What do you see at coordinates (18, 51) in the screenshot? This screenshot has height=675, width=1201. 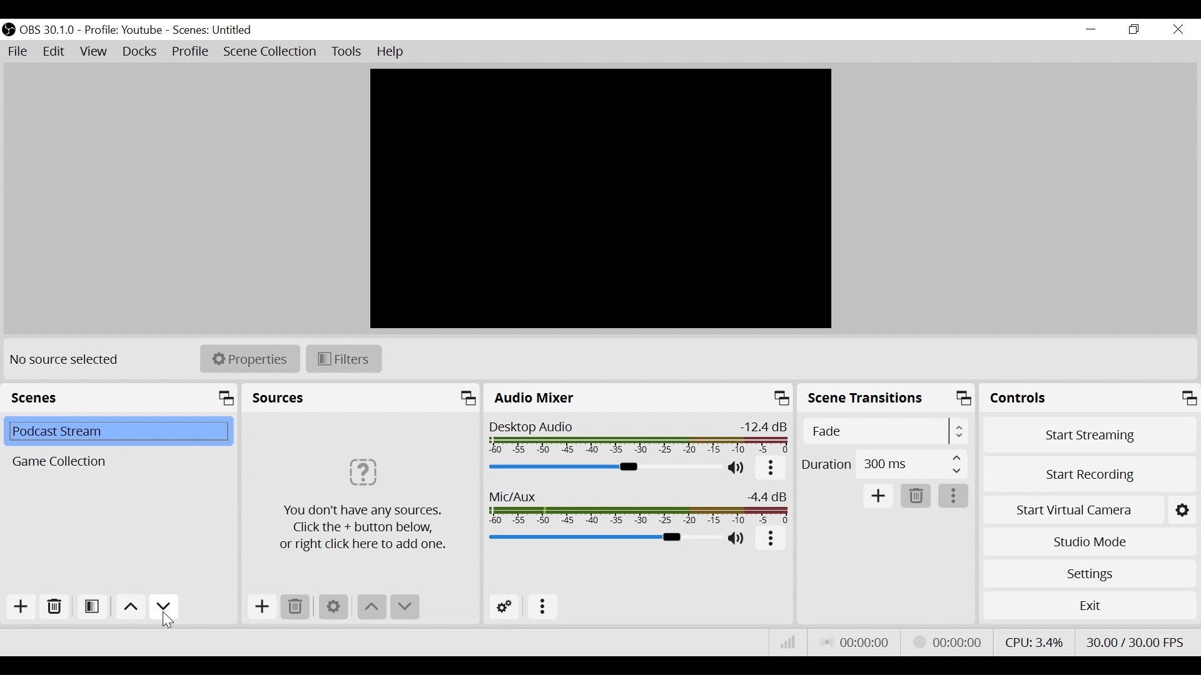 I see `File` at bounding box center [18, 51].